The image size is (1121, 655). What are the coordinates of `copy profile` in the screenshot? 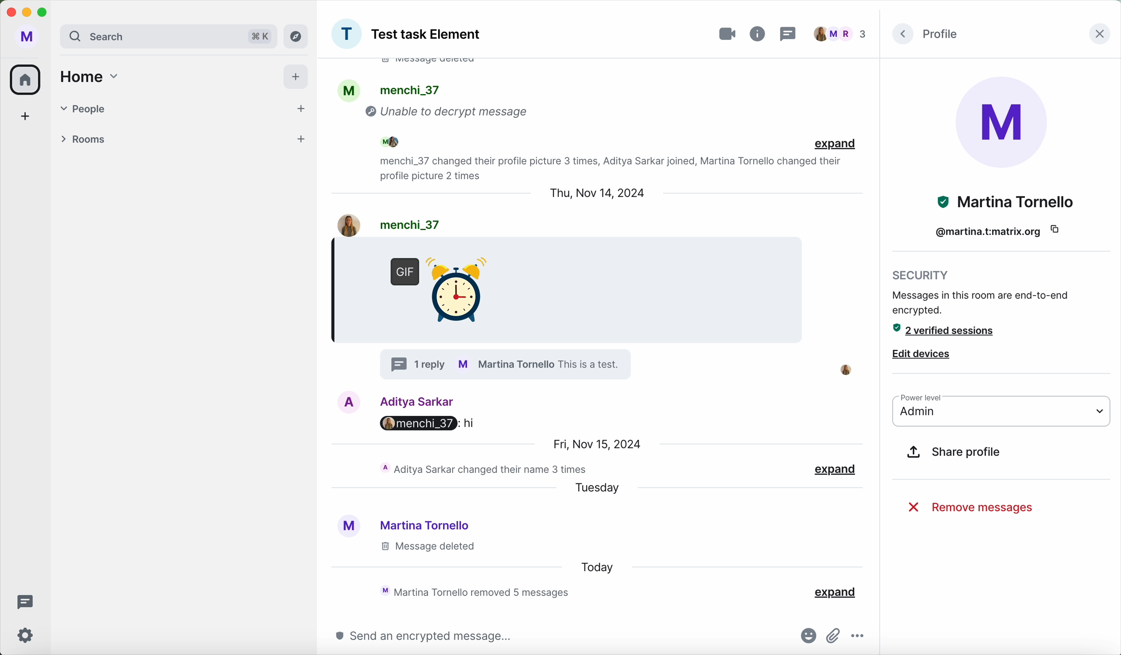 It's located at (1061, 230).